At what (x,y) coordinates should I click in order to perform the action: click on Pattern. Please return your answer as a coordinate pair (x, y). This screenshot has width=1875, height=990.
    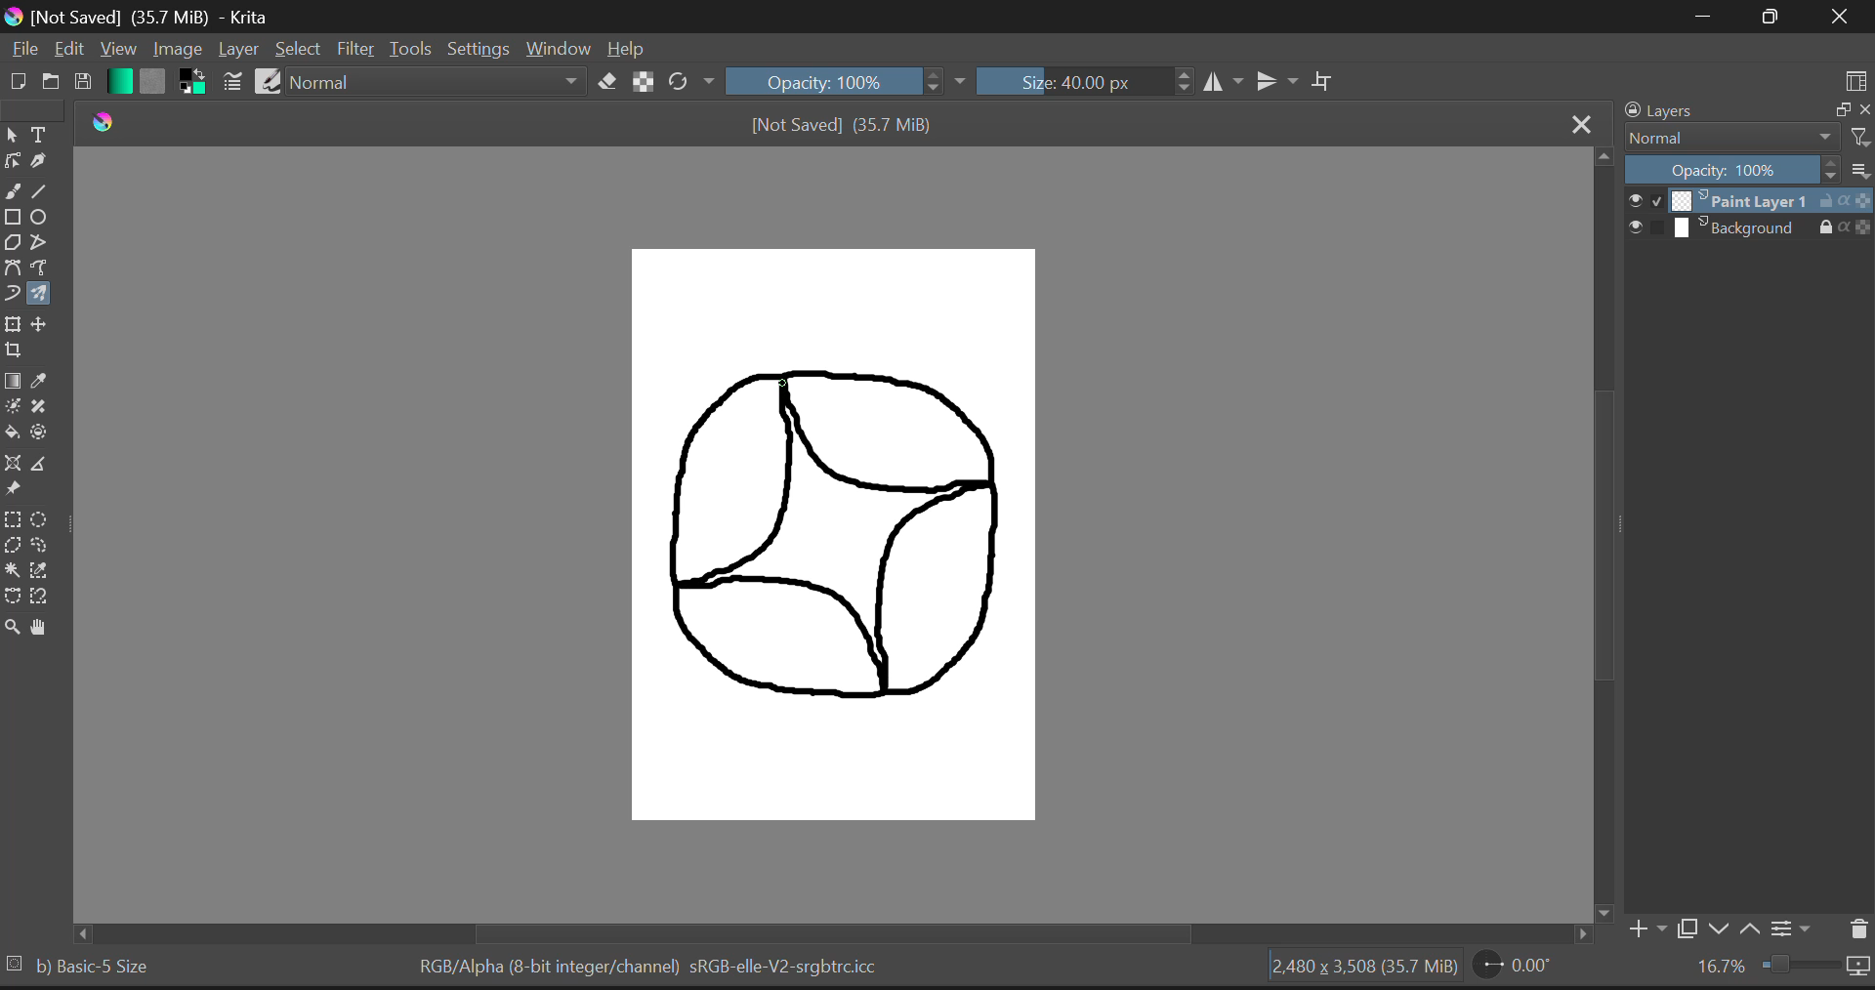
    Looking at the image, I should click on (156, 82).